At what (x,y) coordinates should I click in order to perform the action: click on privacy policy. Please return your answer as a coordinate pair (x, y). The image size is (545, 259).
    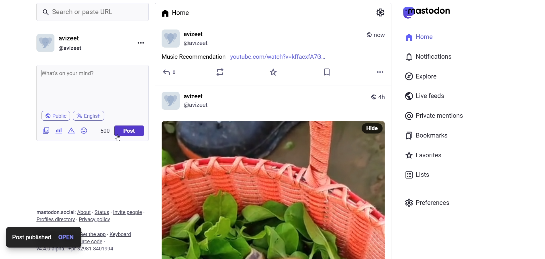
    Looking at the image, I should click on (95, 221).